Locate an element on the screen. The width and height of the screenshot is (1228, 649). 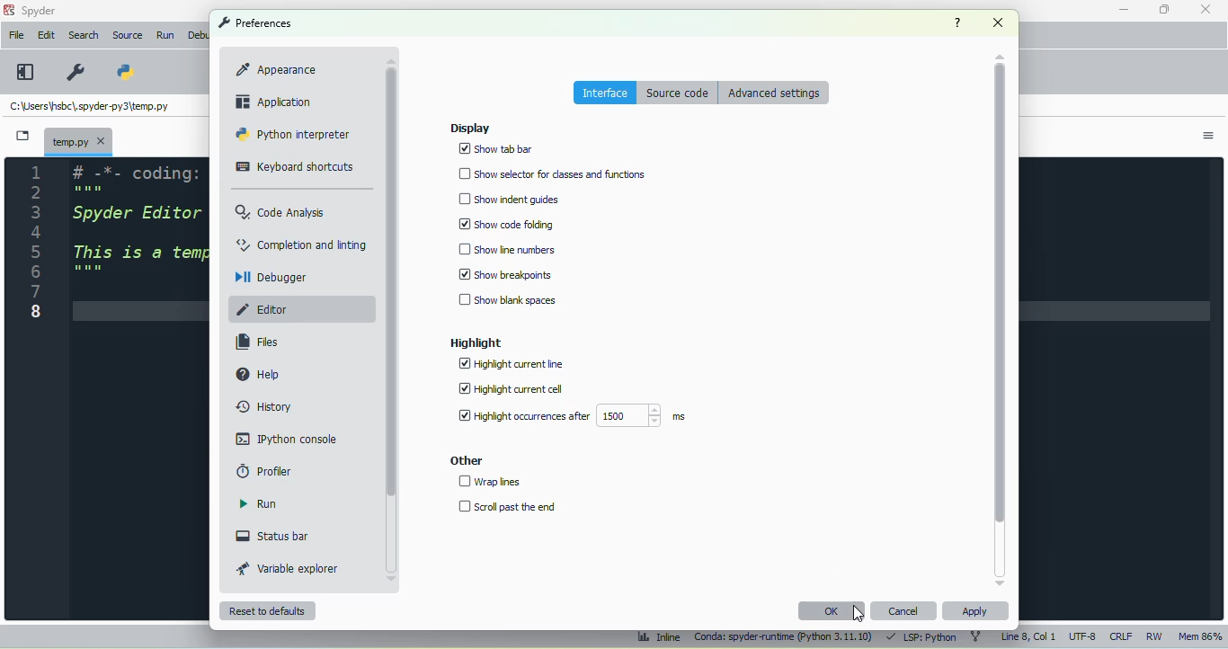
IPython console is located at coordinates (287, 439).